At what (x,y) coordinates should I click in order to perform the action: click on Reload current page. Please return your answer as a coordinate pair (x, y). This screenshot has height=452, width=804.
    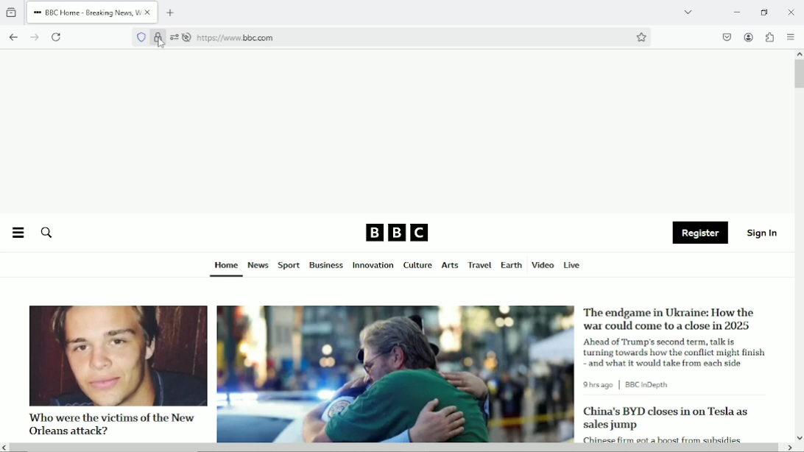
    Looking at the image, I should click on (58, 36).